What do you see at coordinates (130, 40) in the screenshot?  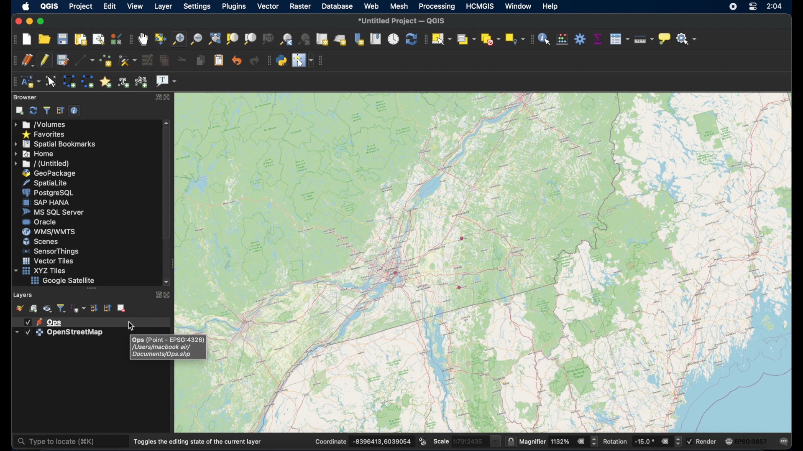 I see `map navigation toolbar` at bounding box center [130, 40].